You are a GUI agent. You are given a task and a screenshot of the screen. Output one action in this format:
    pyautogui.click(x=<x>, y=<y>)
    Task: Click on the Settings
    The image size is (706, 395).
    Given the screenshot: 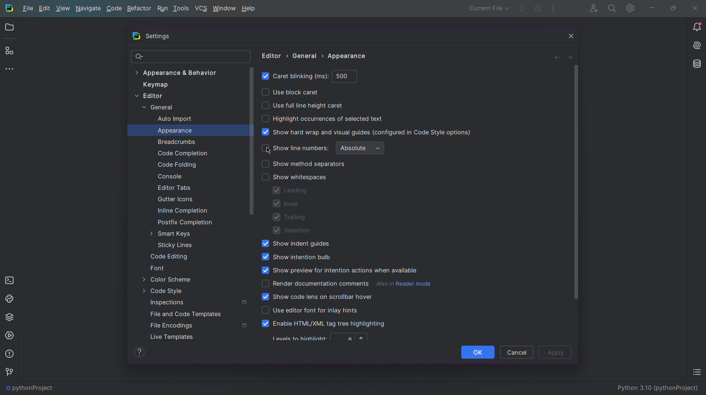 What is the action you would take?
    pyautogui.click(x=630, y=8)
    